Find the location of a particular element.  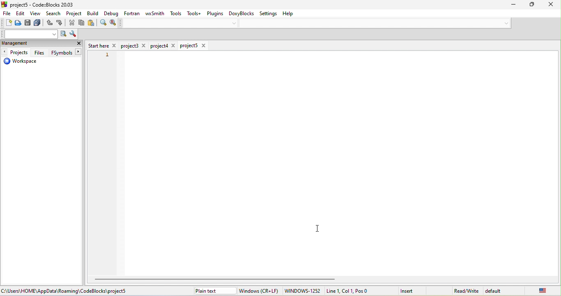

run search is located at coordinates (63, 34).